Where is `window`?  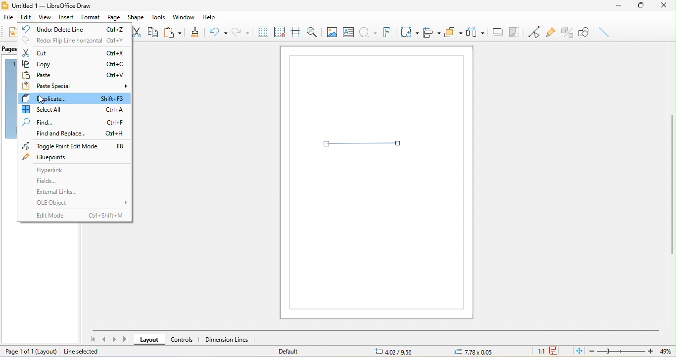
window is located at coordinates (184, 16).